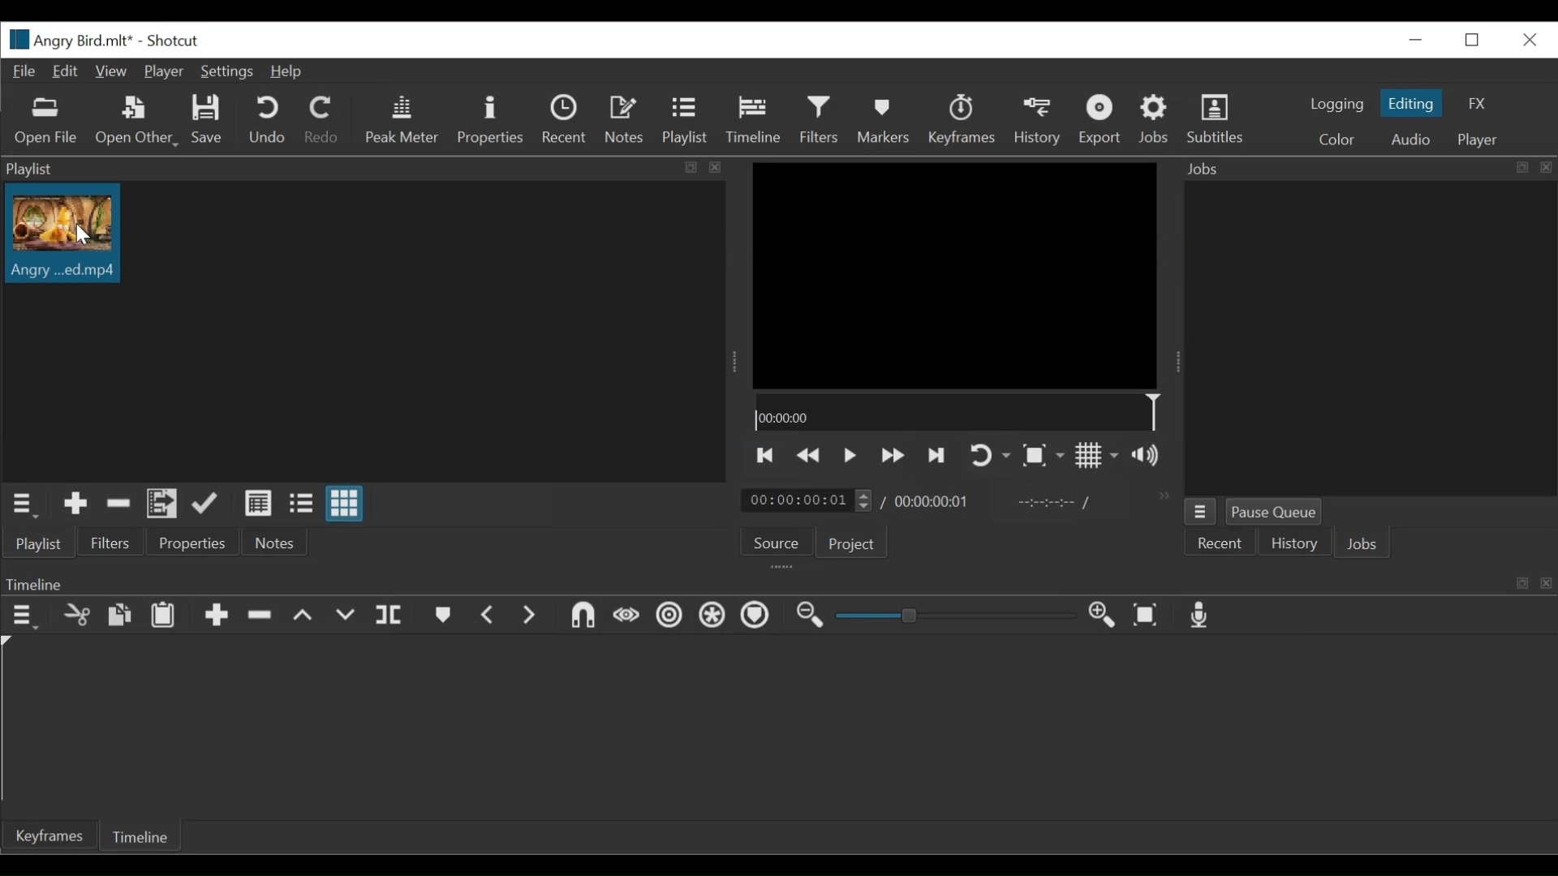 This screenshot has height=876, width=1558. I want to click on Save, so click(211, 122).